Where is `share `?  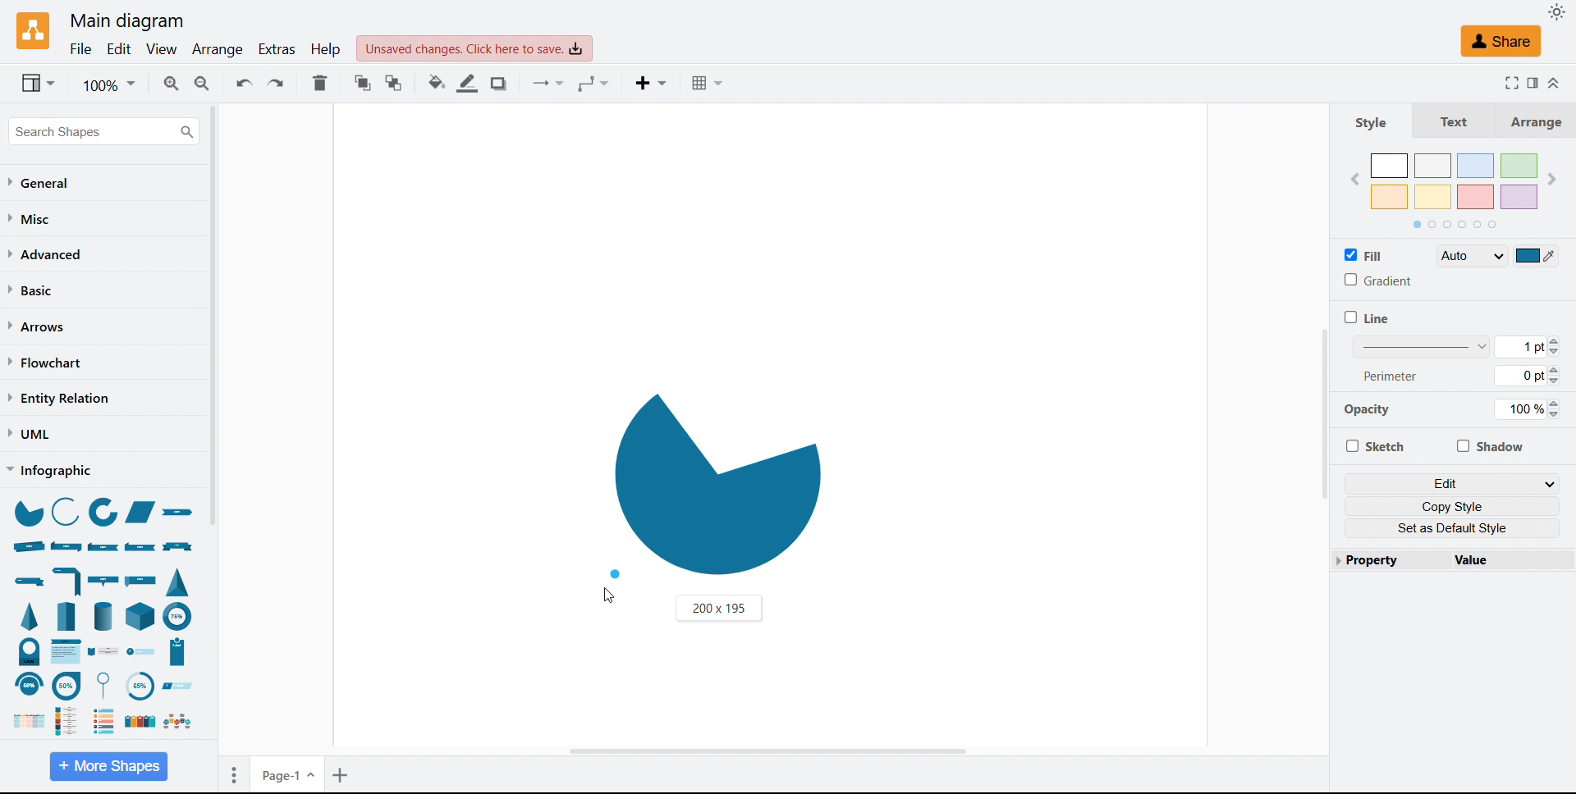 share  is located at coordinates (1502, 43).